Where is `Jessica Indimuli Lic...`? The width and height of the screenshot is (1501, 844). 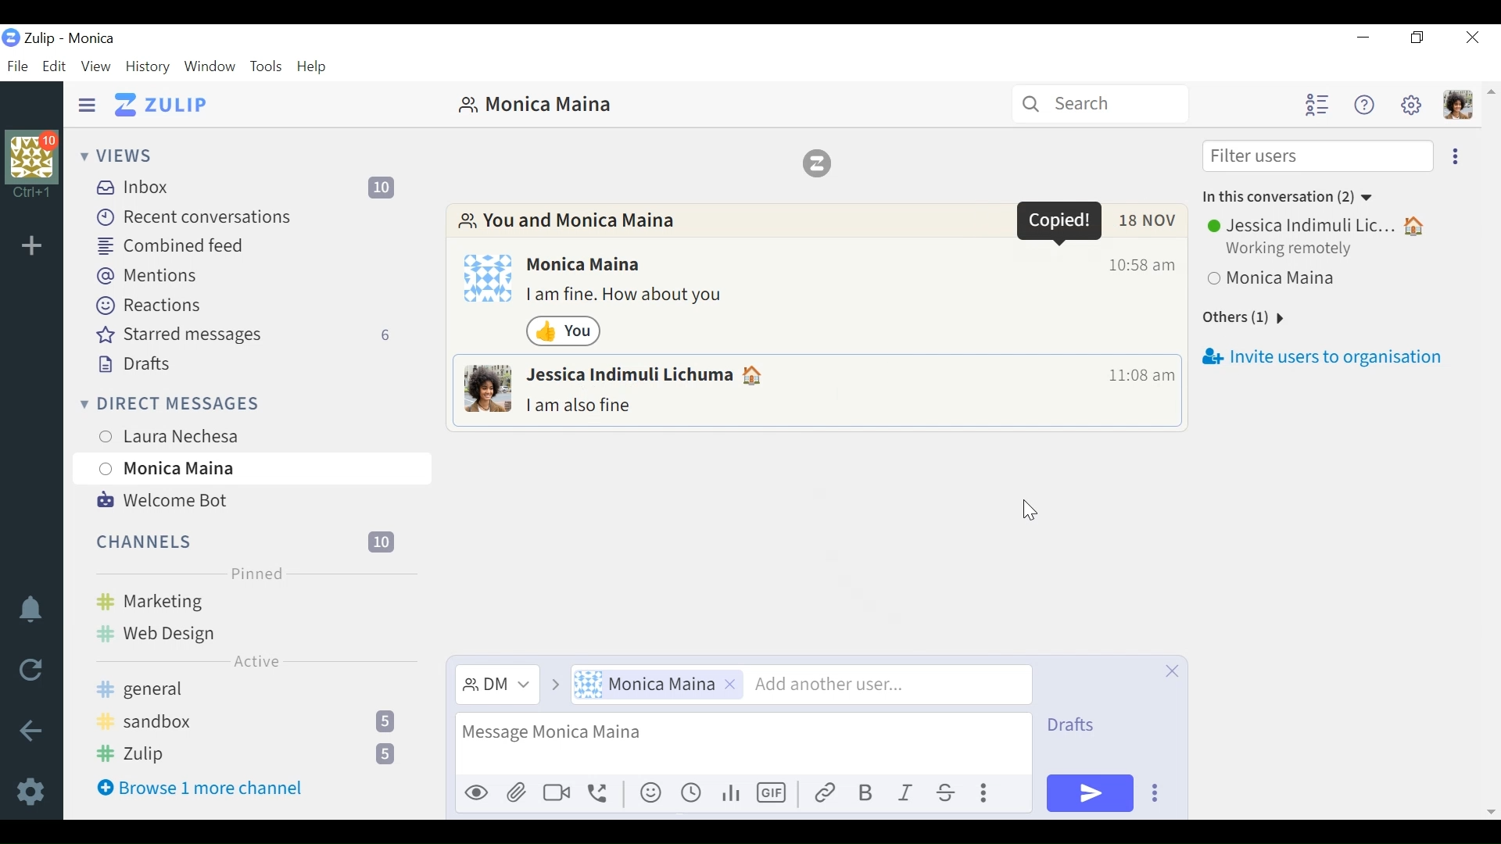 Jessica Indimuli Lic... is located at coordinates (1317, 226).